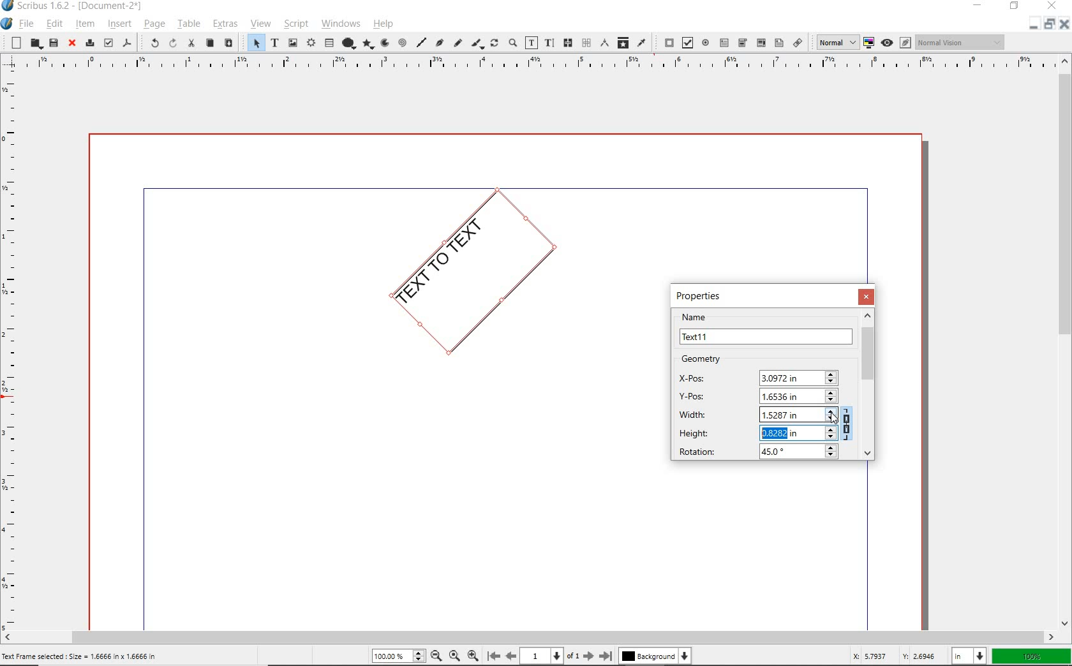 The width and height of the screenshot is (1072, 666). What do you see at coordinates (766, 329) in the screenshot?
I see `NAME` at bounding box center [766, 329].